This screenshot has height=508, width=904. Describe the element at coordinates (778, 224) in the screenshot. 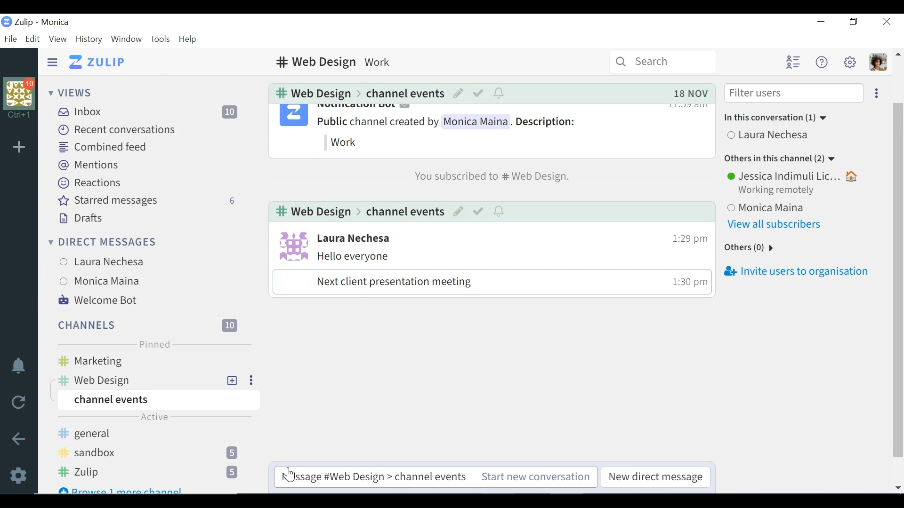

I see `View all subscribers` at that location.